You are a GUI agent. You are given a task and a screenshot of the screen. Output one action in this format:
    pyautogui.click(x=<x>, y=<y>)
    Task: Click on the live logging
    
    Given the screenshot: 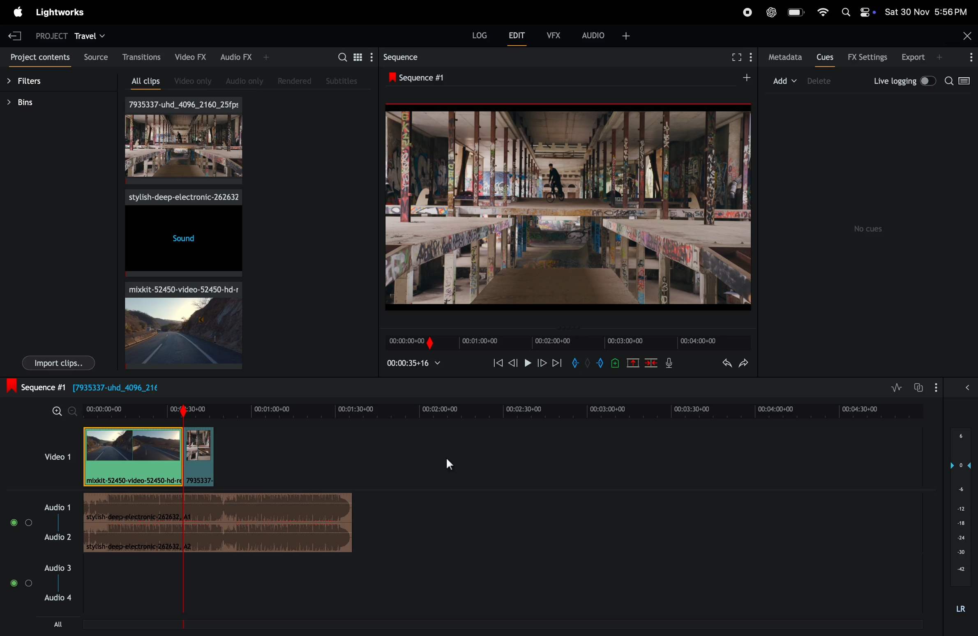 What is the action you would take?
    pyautogui.click(x=902, y=80)
    